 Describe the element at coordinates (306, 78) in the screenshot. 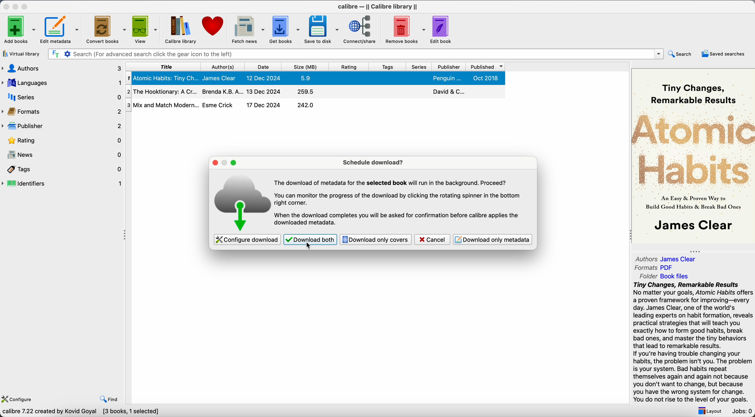

I see `5.9` at that location.